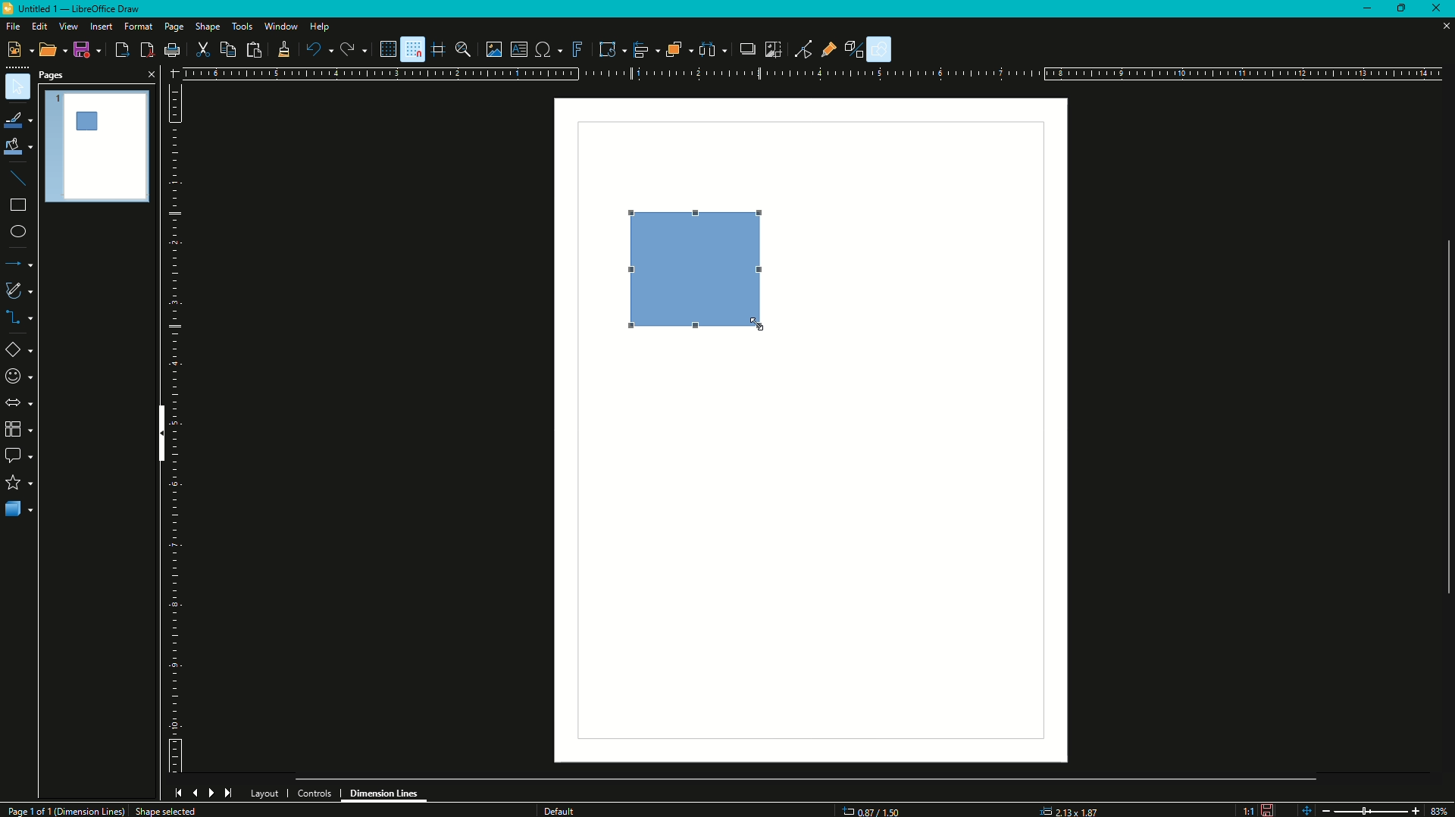 The width and height of the screenshot is (1455, 817). What do you see at coordinates (1440, 28) in the screenshot?
I see `Close Sheet` at bounding box center [1440, 28].